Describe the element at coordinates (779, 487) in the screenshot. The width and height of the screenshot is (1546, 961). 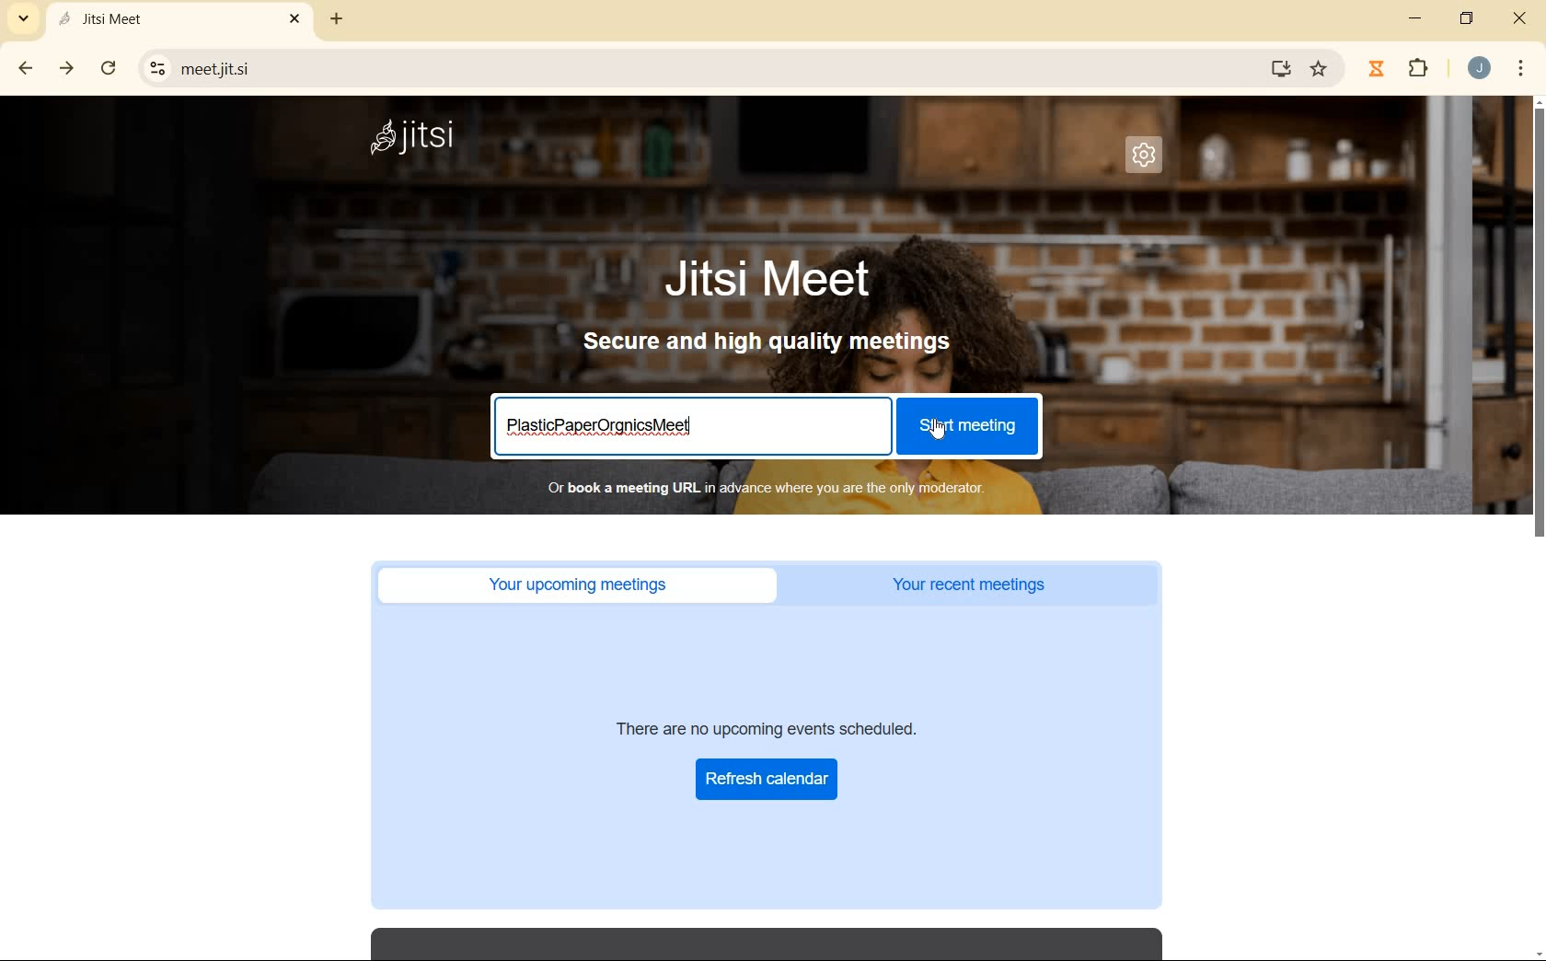
I see `or book a meeting URL in advance` at that location.